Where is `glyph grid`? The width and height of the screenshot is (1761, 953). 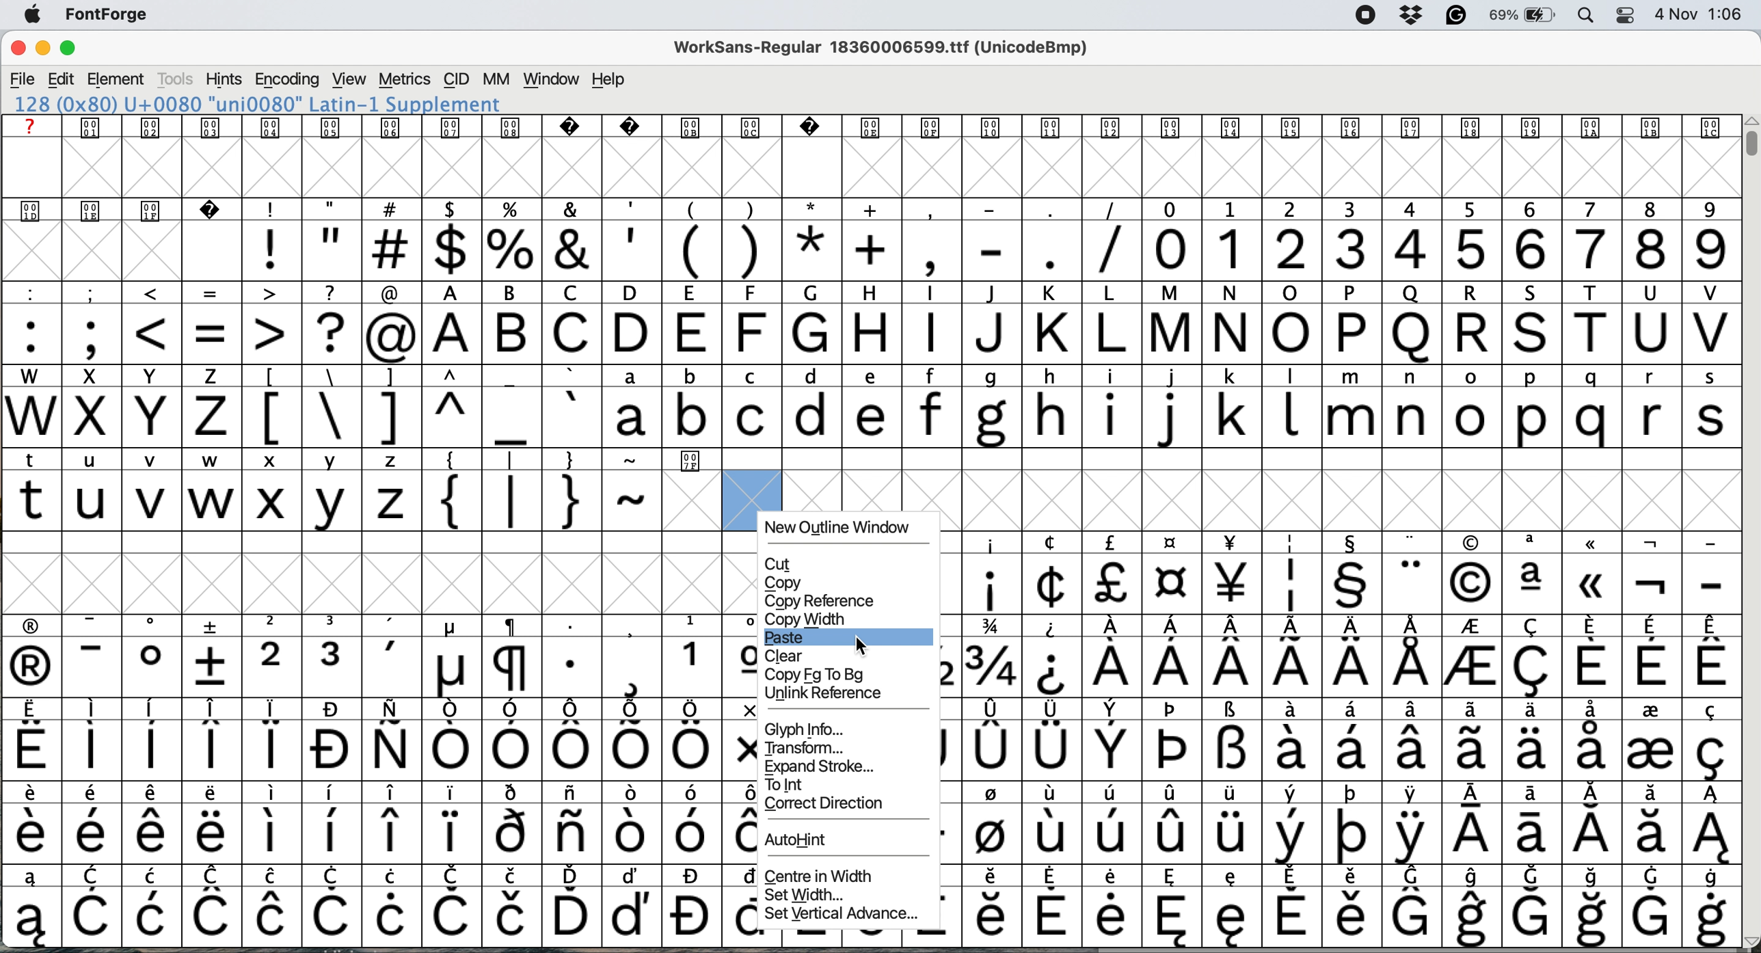
glyph grid is located at coordinates (382, 781).